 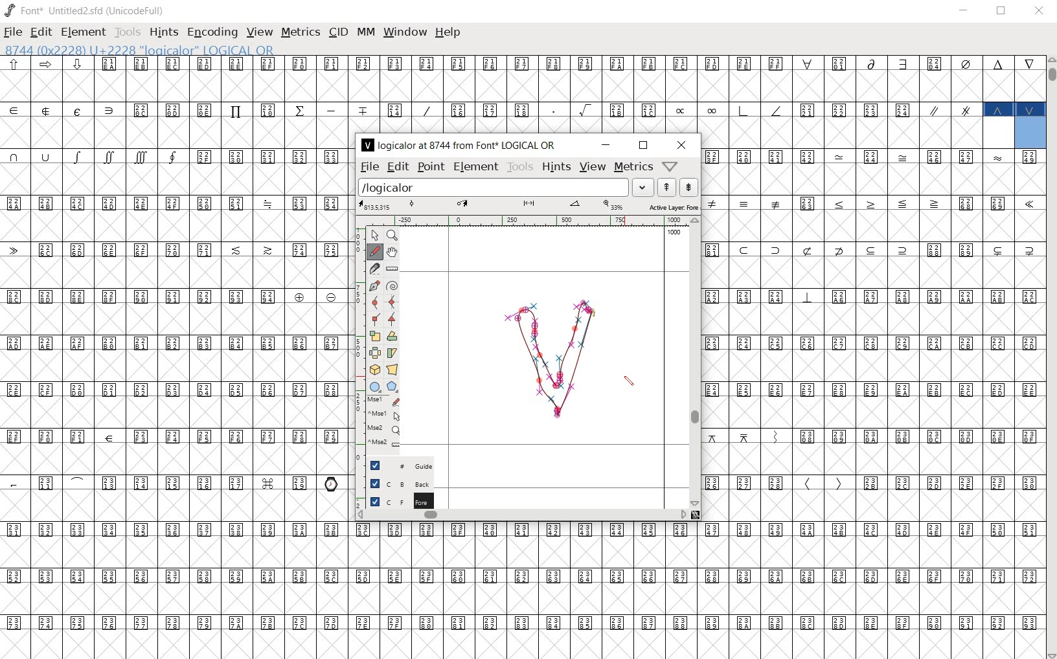 What do you see at coordinates (213, 33) in the screenshot?
I see `encoding` at bounding box center [213, 33].